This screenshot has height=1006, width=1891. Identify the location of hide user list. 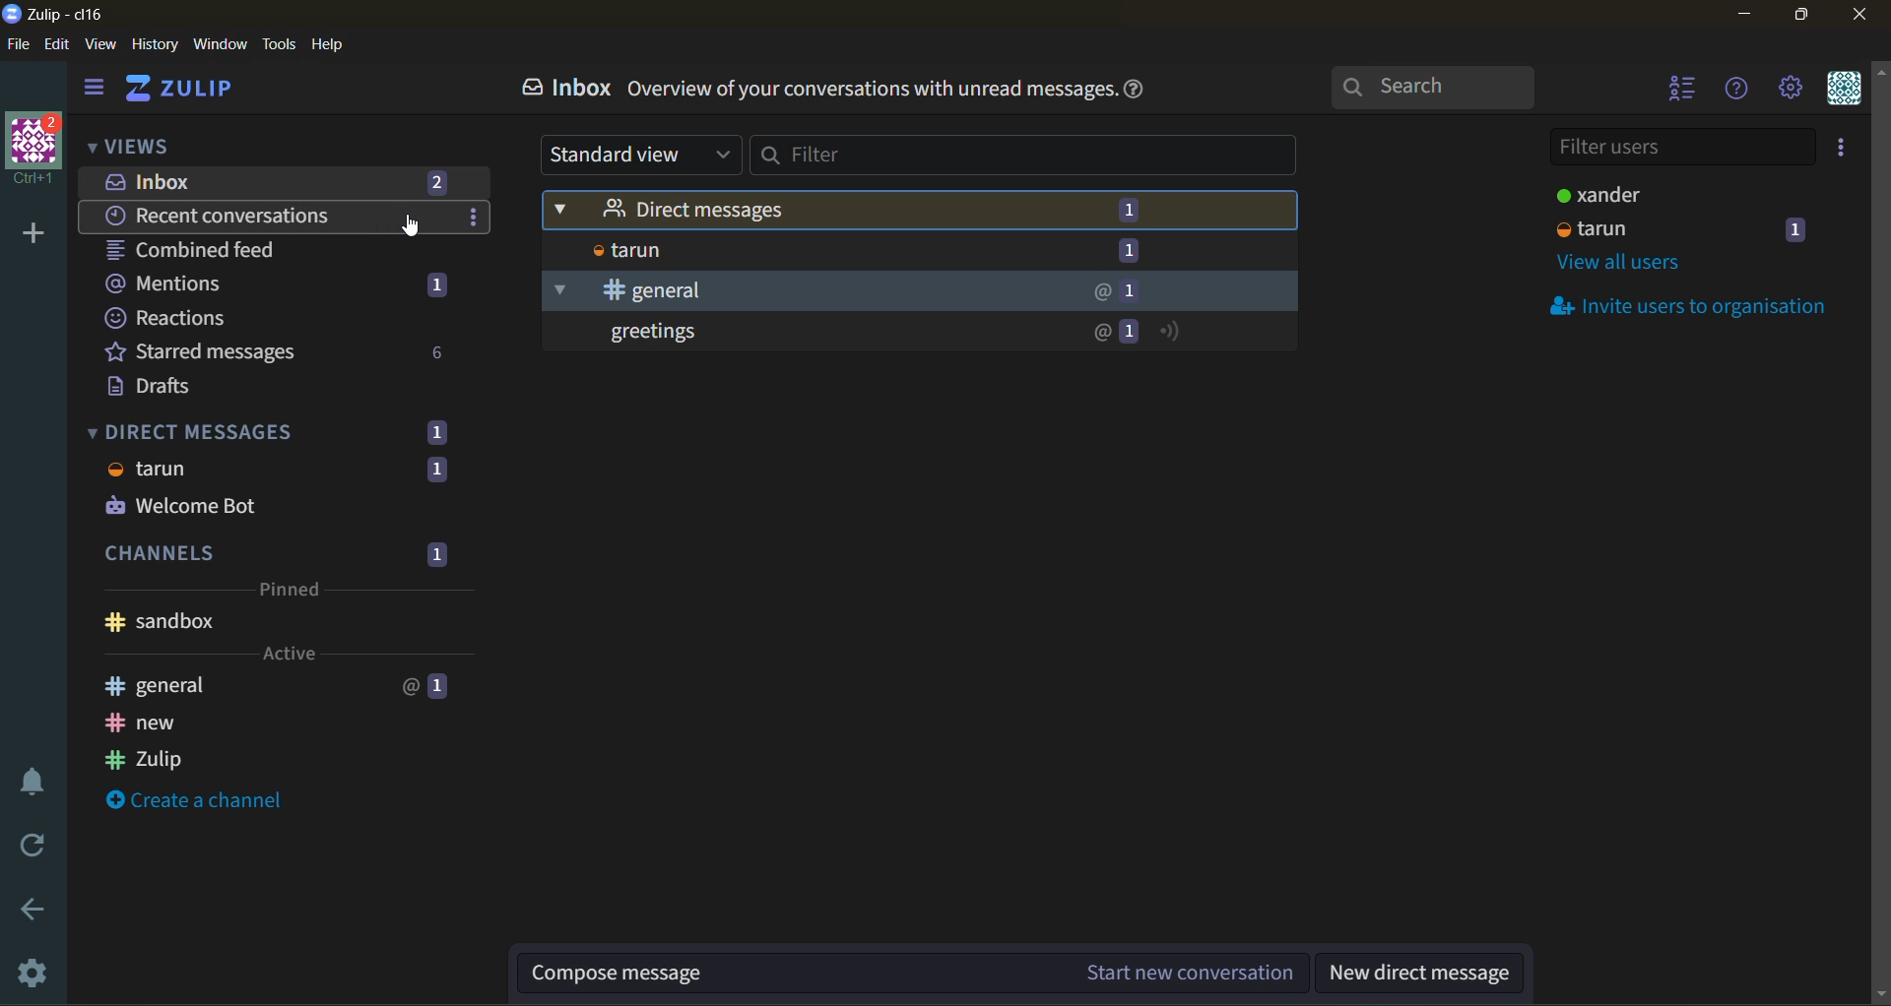
(1688, 90).